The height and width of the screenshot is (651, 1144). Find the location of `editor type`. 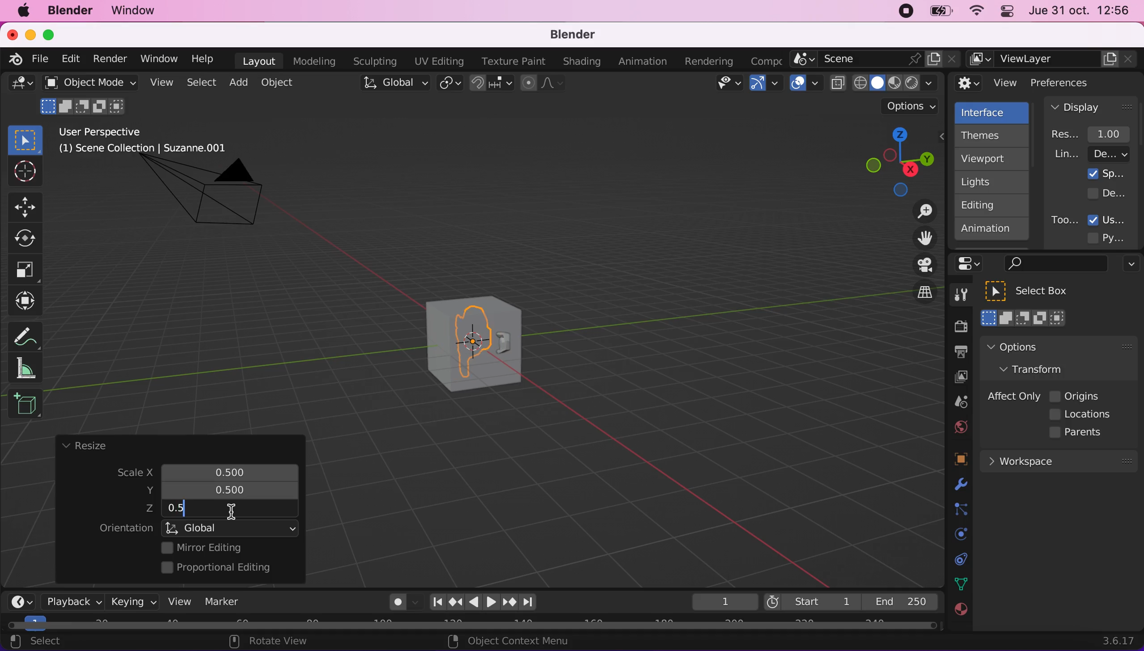

editor type is located at coordinates (18, 595).